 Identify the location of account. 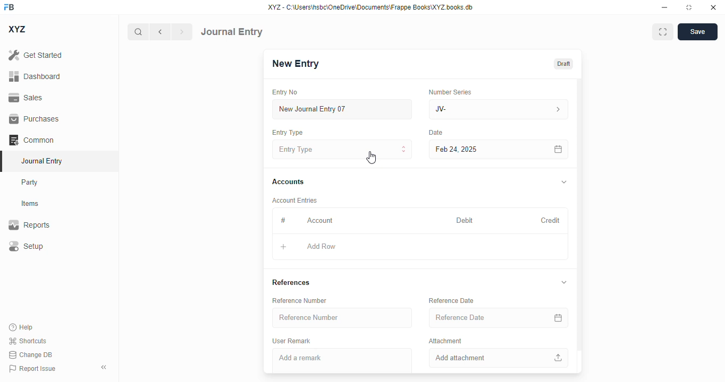
(320, 221).